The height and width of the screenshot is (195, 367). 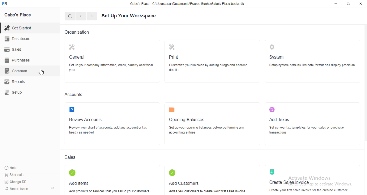 What do you see at coordinates (109, 130) in the screenshot?
I see `Review your chart of accounts, add any account or tax
heads as needed.` at bounding box center [109, 130].